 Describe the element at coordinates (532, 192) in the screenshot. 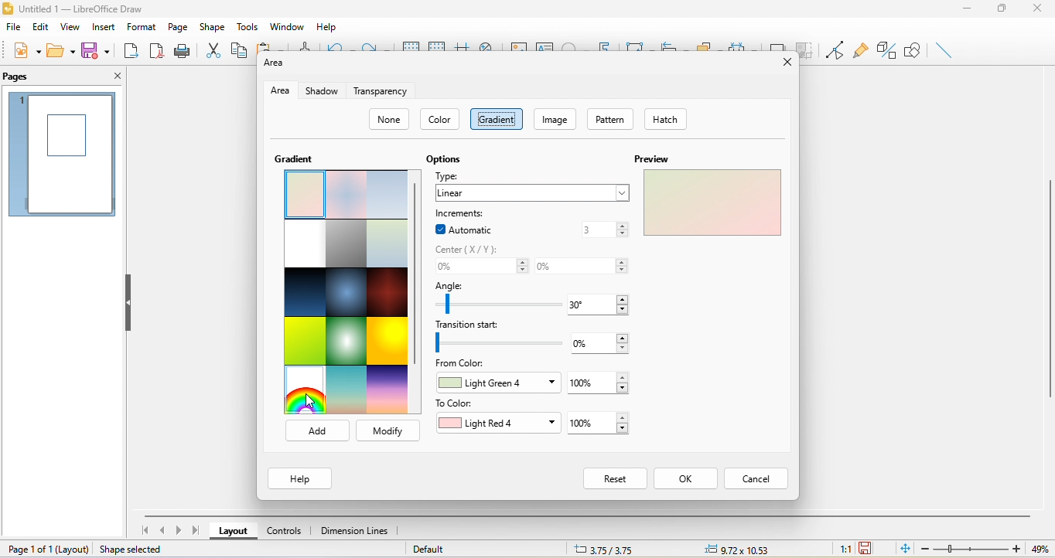

I see `linear` at that location.